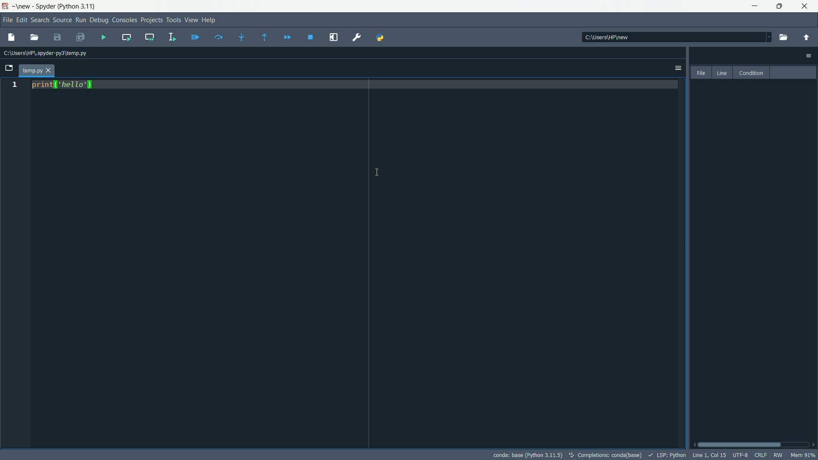 The width and height of the screenshot is (818, 460). I want to click on rw, so click(778, 455).